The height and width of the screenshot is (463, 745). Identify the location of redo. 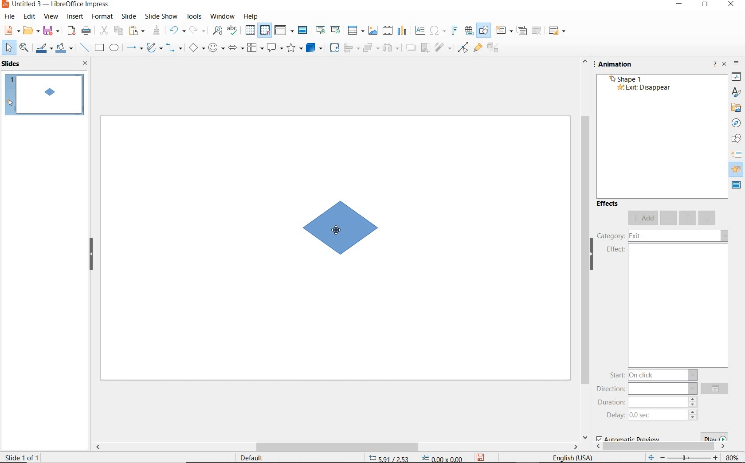
(197, 31).